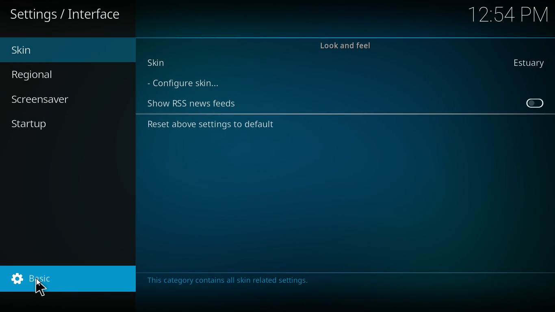 The height and width of the screenshot is (312, 555). What do you see at coordinates (532, 64) in the screenshot?
I see `skin` at bounding box center [532, 64].